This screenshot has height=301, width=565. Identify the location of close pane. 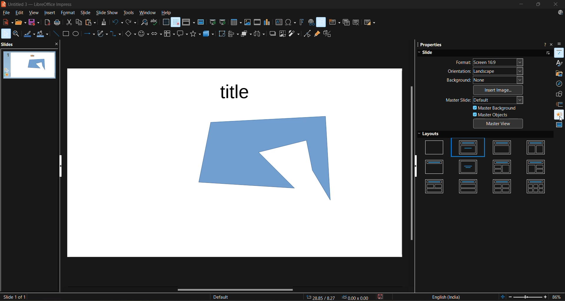
(59, 45).